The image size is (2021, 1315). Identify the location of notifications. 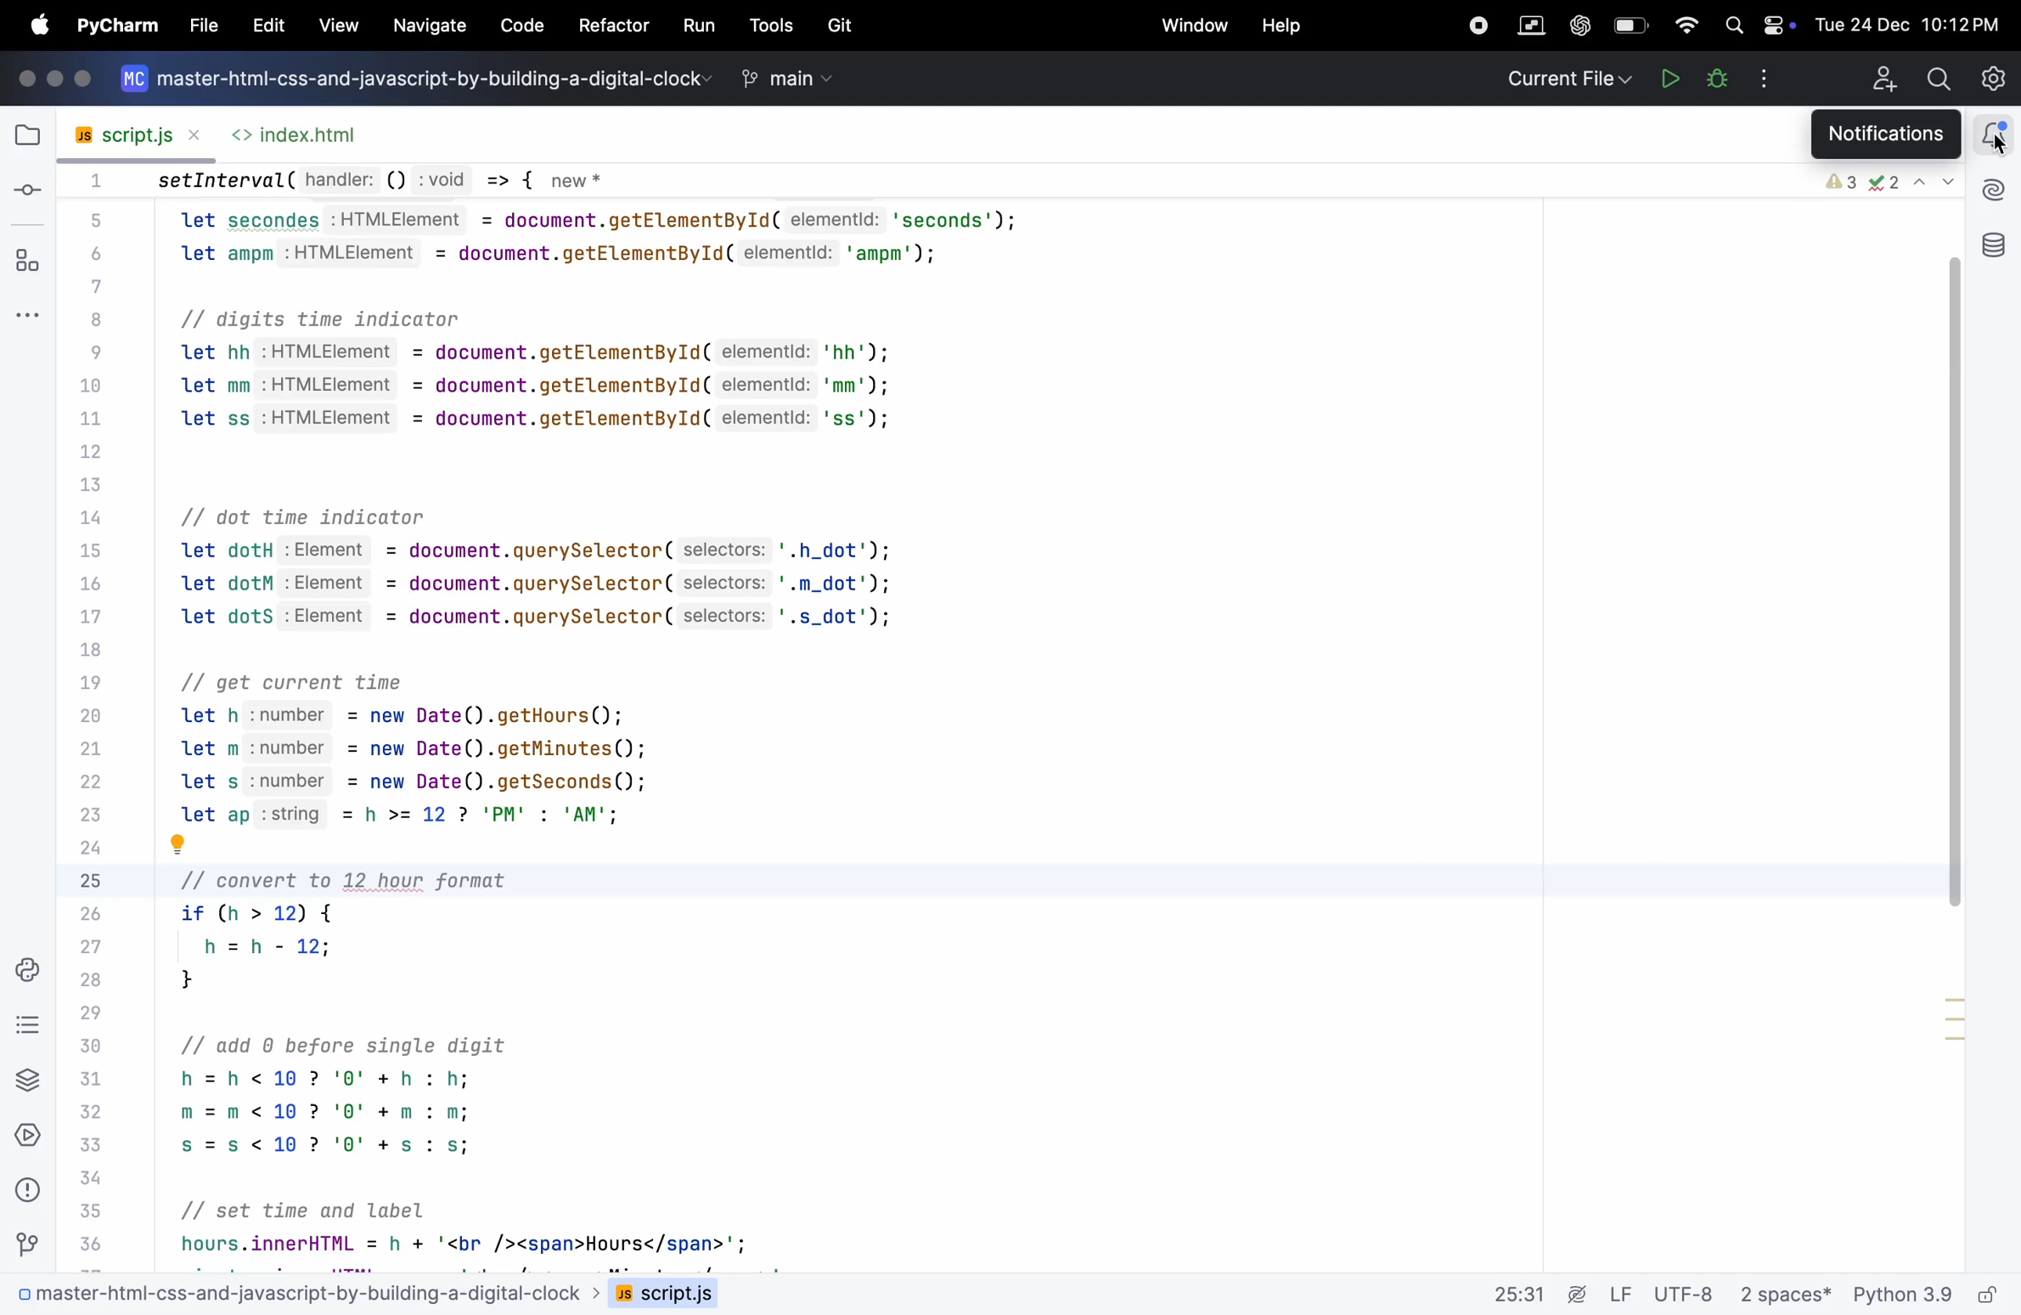
(1996, 133).